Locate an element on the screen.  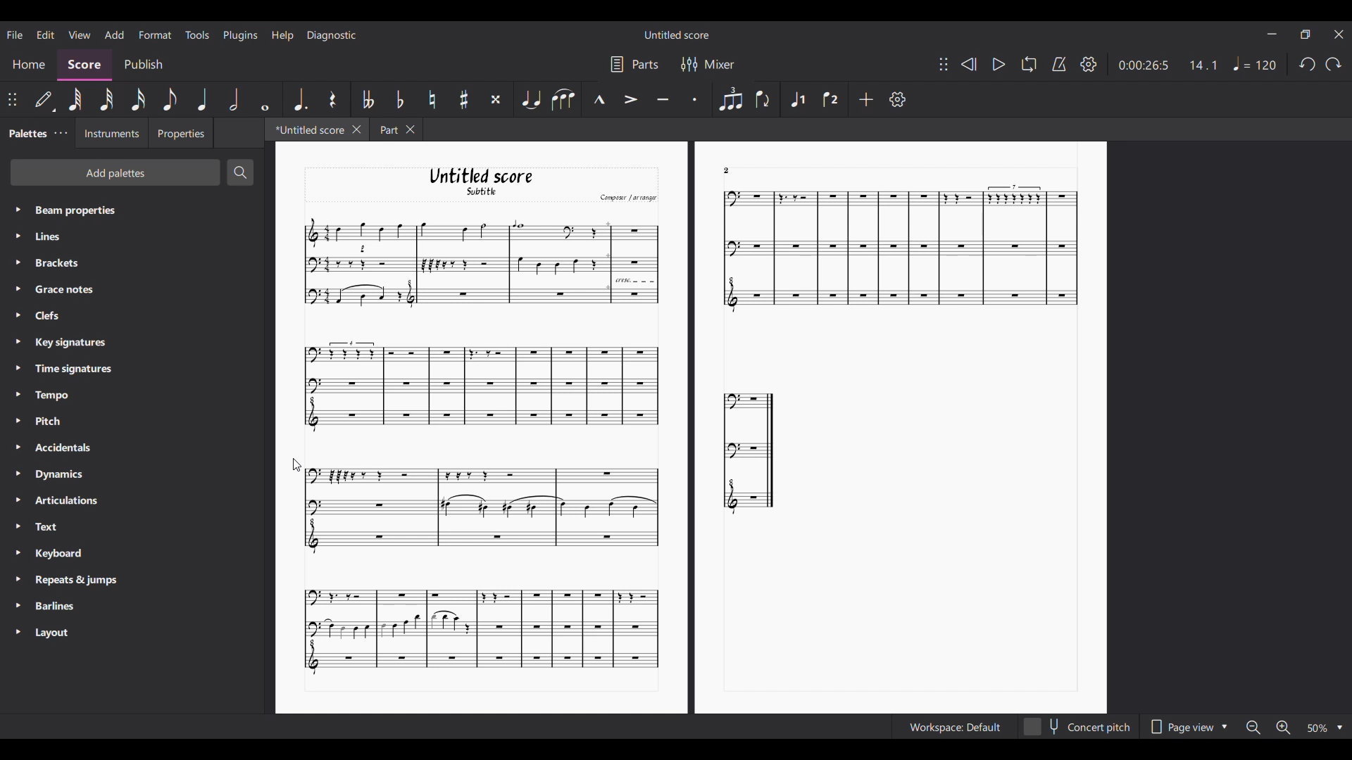
Untitled score Subtitle is located at coordinates (494, 182).